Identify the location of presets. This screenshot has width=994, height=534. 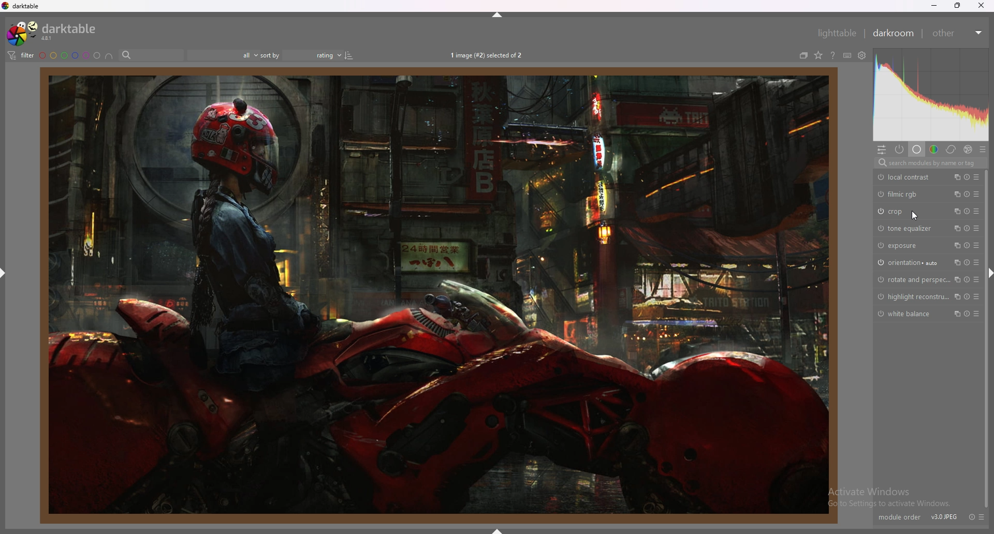
(985, 516).